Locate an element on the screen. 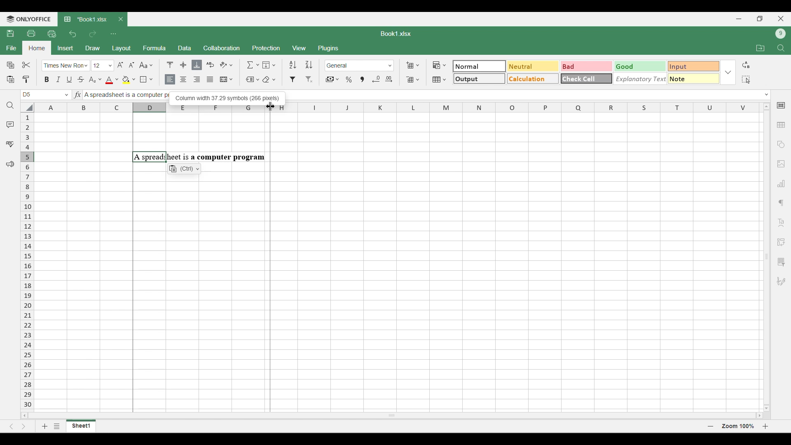  Zoom 100% is located at coordinates (738, 426).